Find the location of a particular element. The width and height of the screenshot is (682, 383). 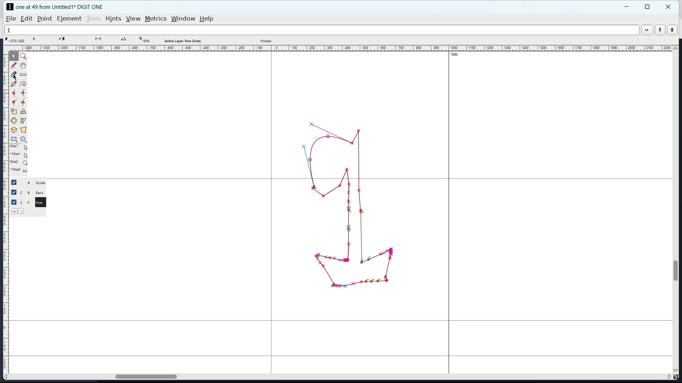

is layer visible is located at coordinates (14, 182).